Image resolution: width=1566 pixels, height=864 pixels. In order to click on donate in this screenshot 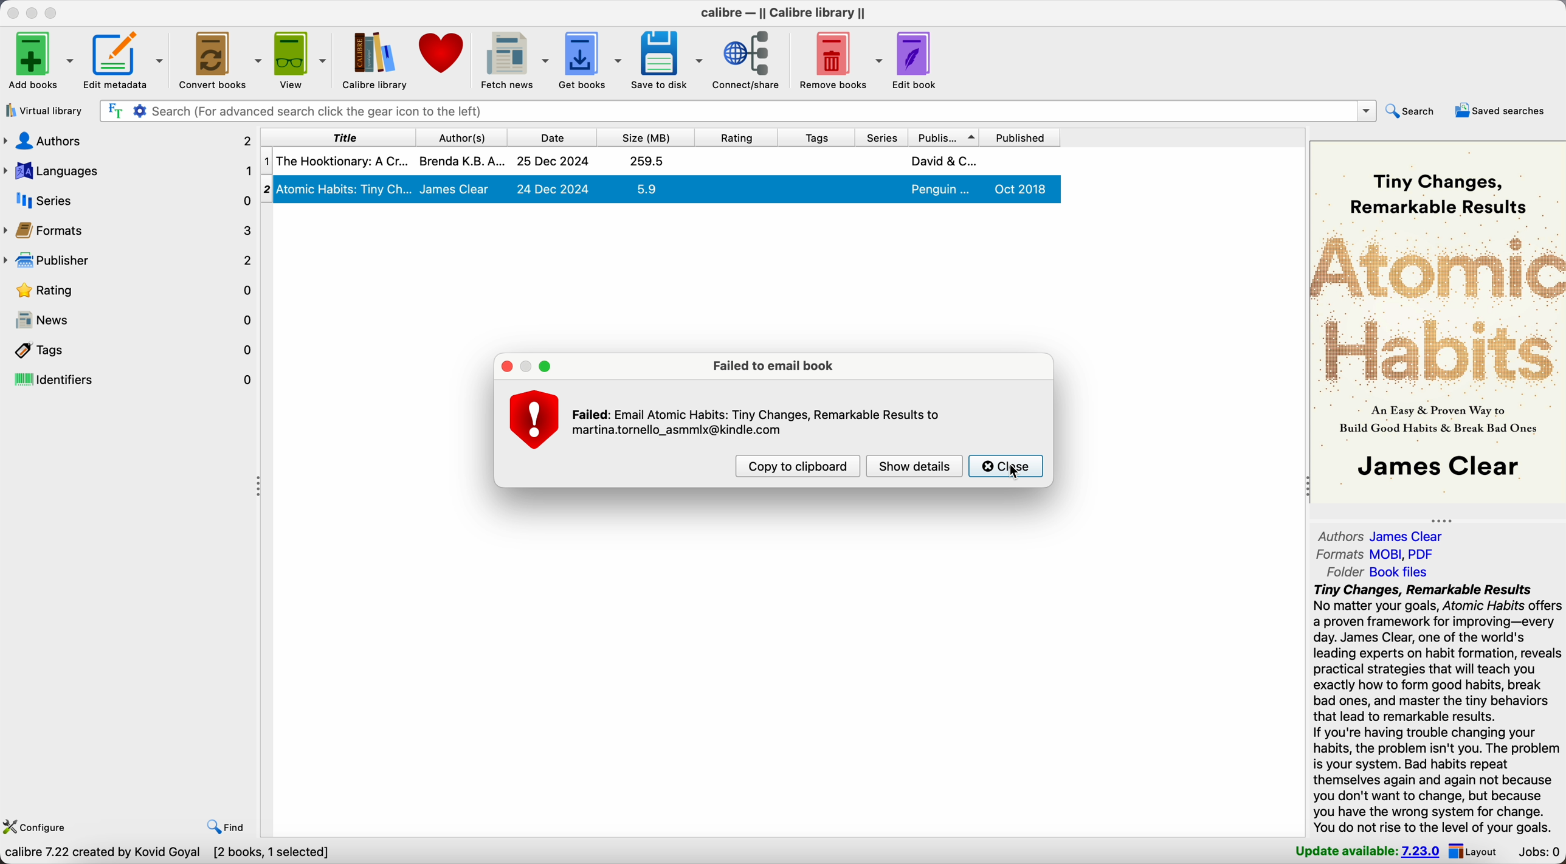, I will do `click(441, 52)`.